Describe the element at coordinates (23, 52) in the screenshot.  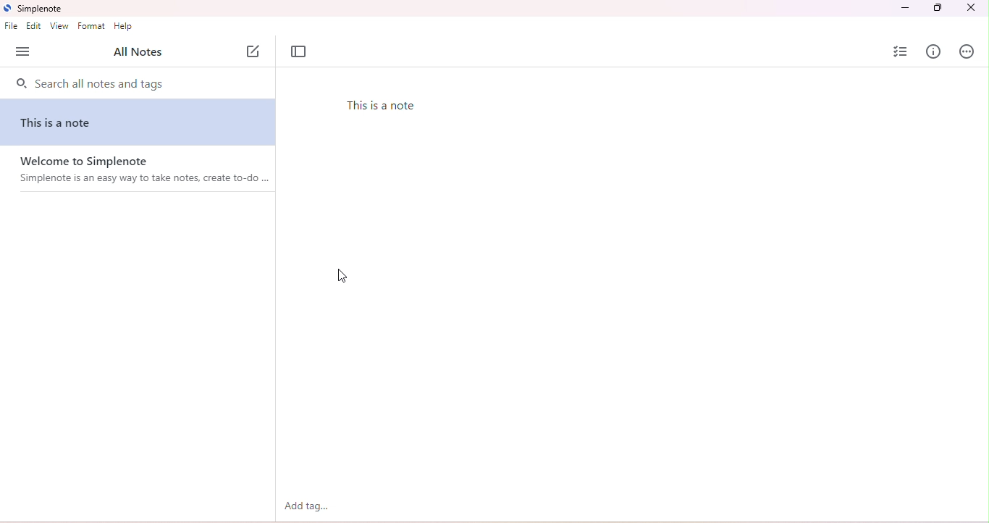
I see `menu` at that location.